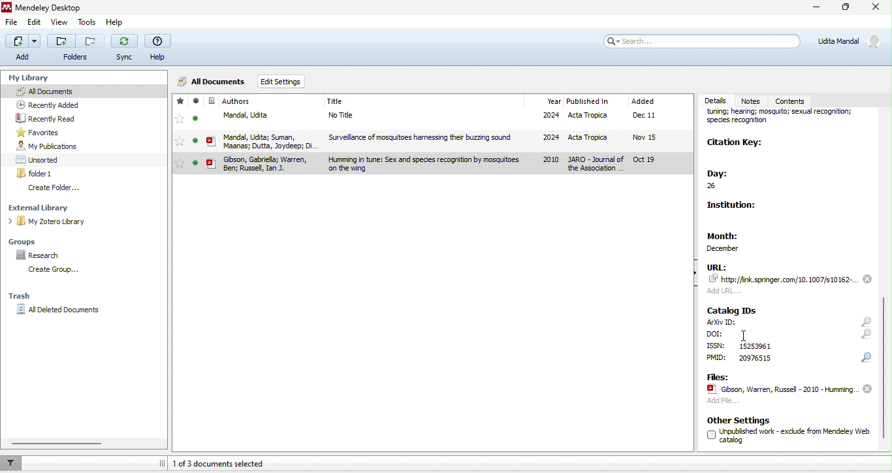 The width and height of the screenshot is (892, 473). Describe the element at coordinates (59, 24) in the screenshot. I see `view` at that location.